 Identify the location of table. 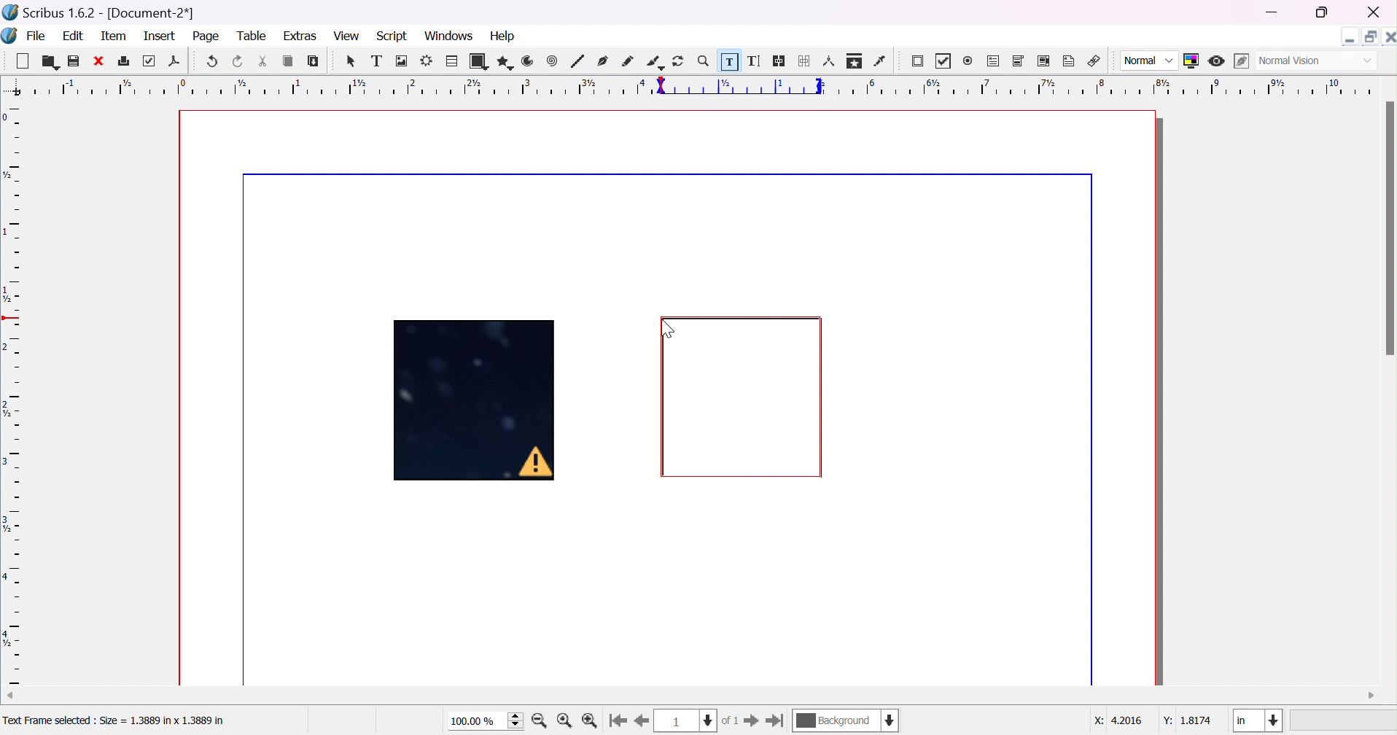
(254, 36).